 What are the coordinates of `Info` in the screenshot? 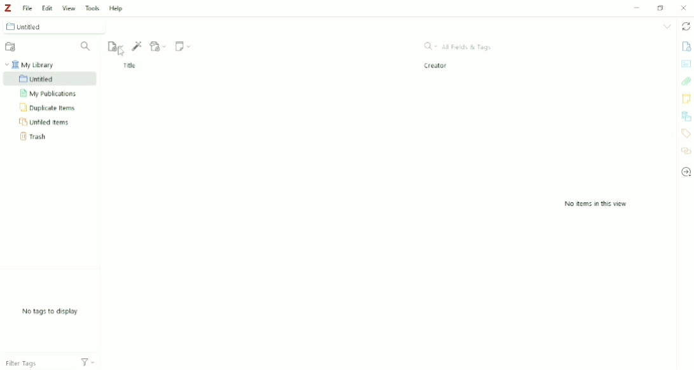 It's located at (686, 46).